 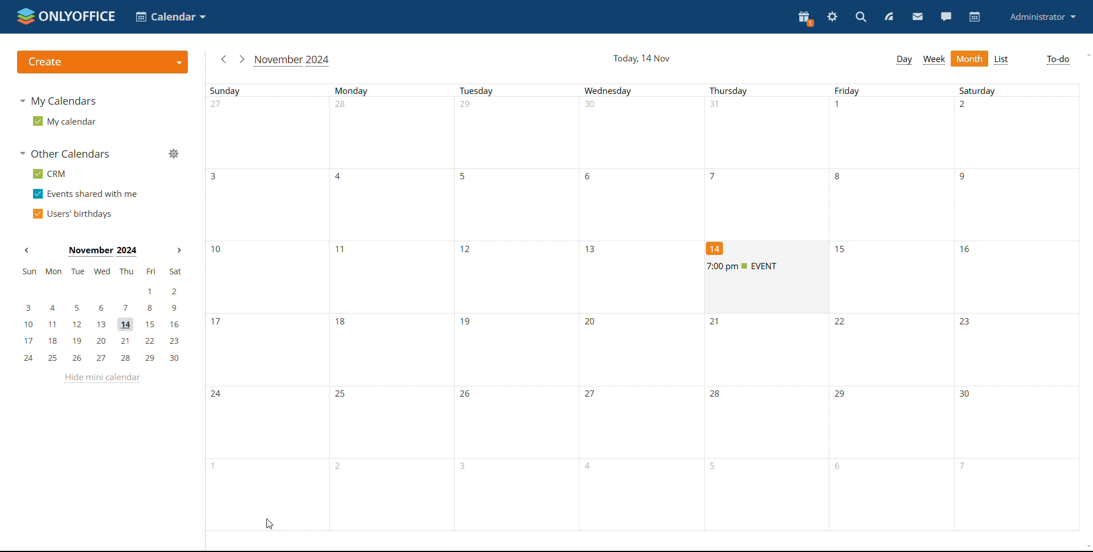 What do you see at coordinates (770, 168) in the screenshot?
I see `days of a month` at bounding box center [770, 168].